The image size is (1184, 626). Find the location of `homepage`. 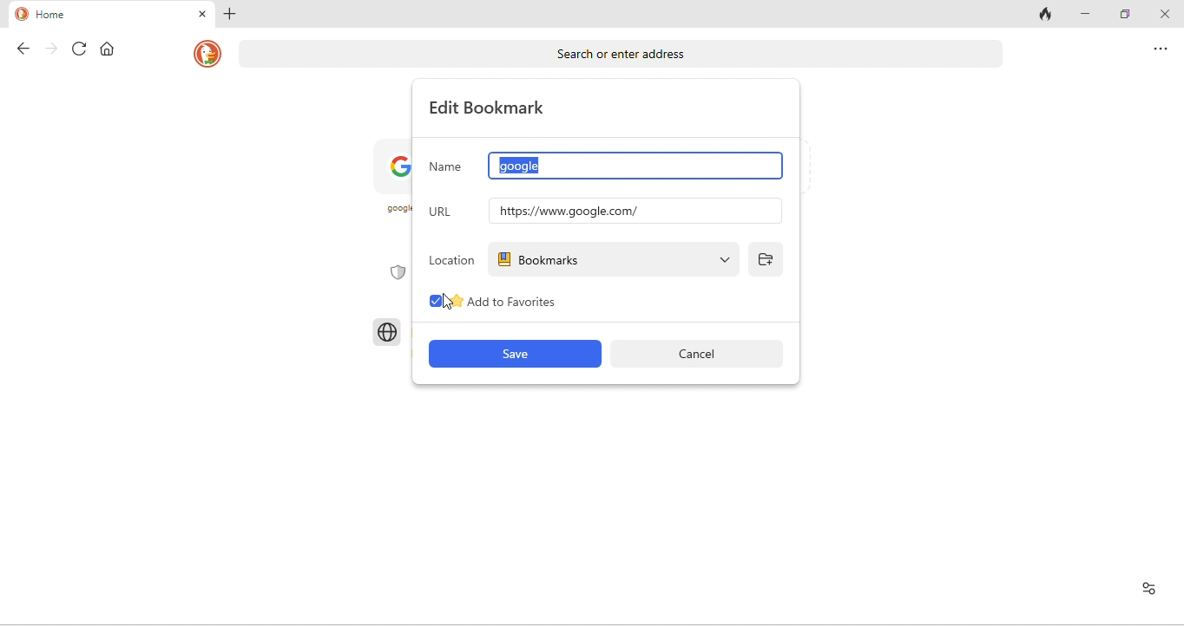

homepage is located at coordinates (205, 55).